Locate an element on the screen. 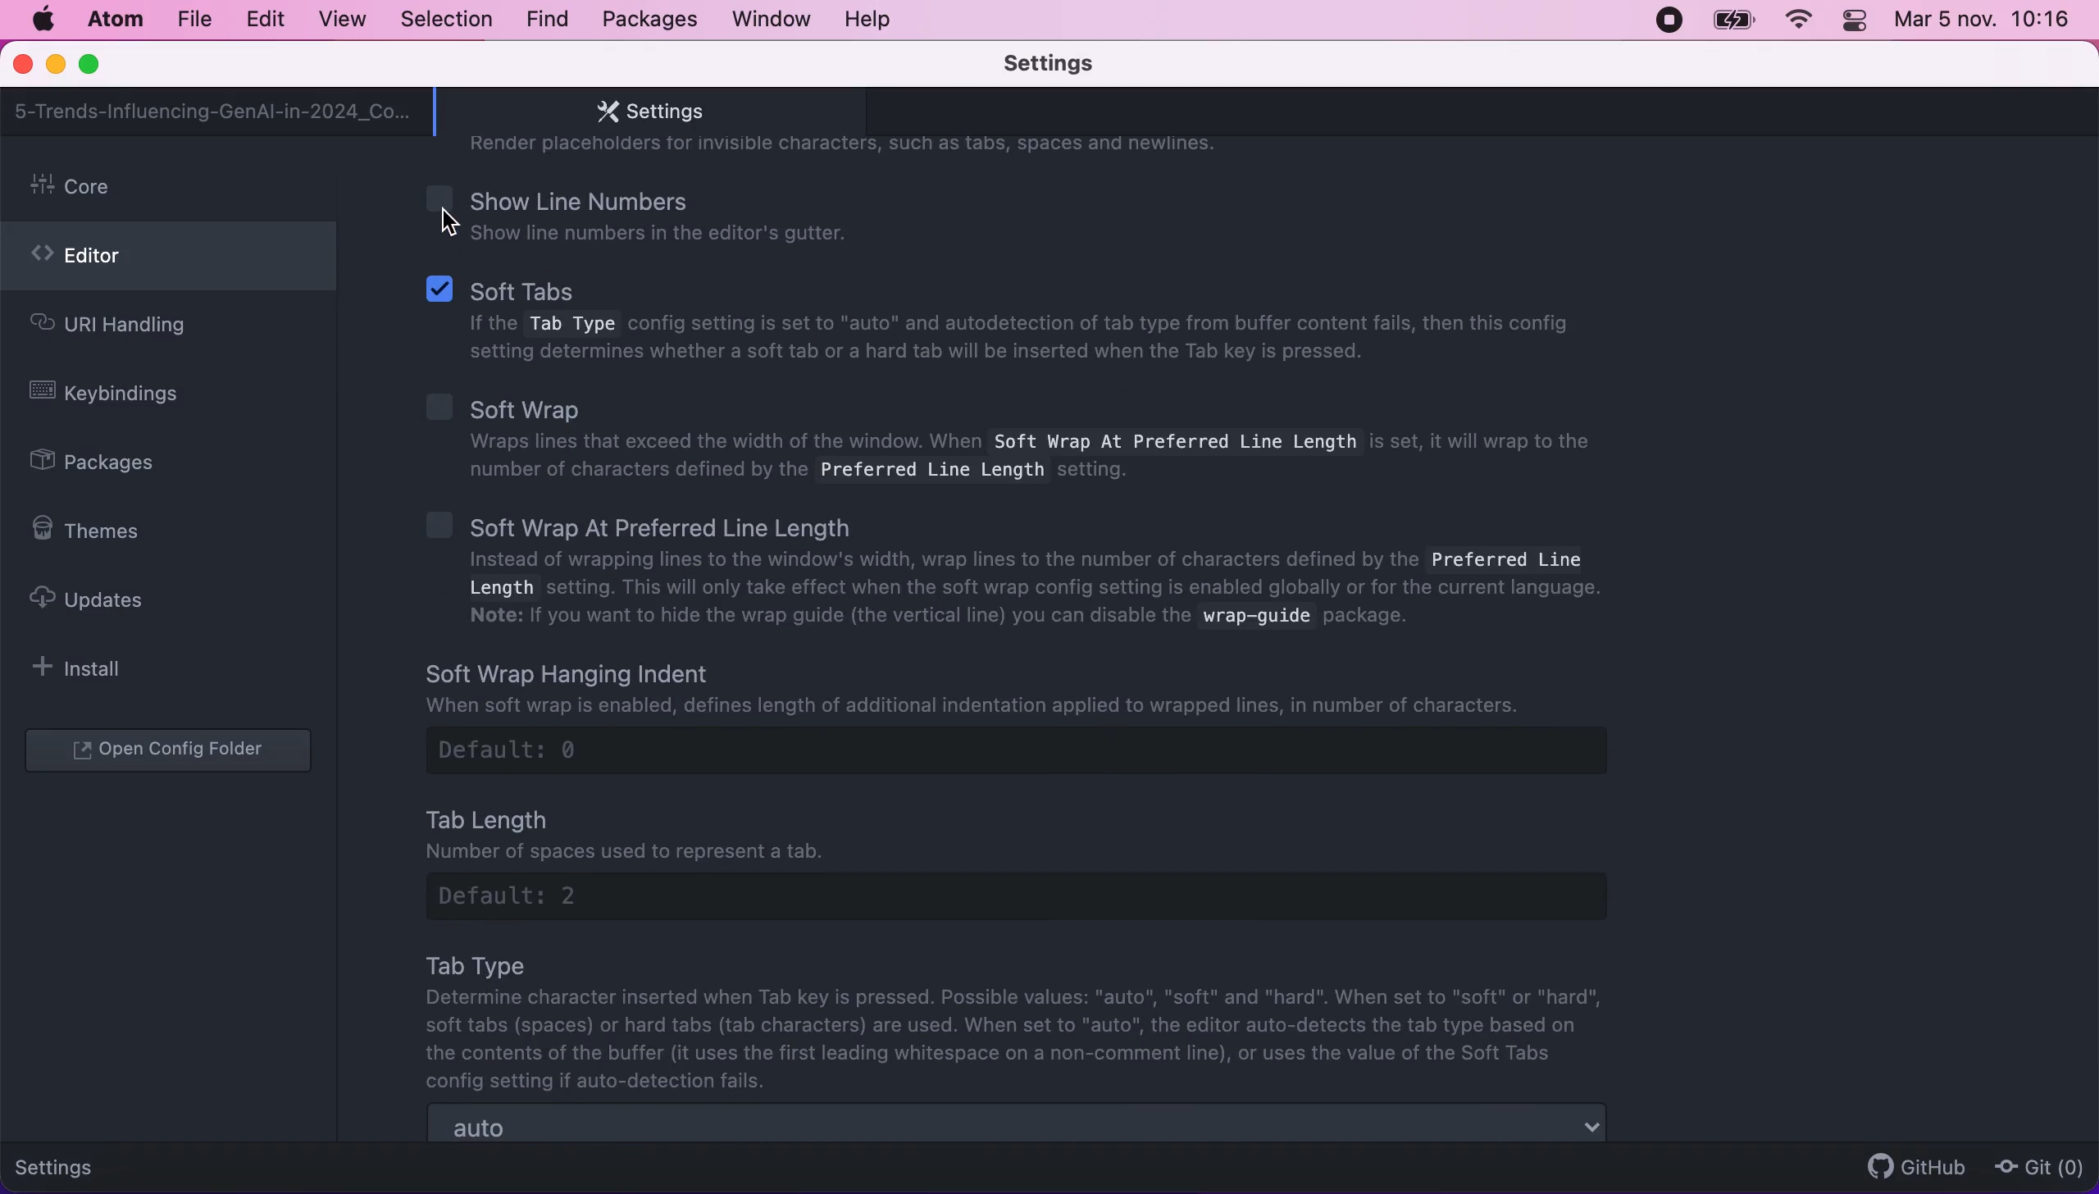  github is located at coordinates (1909, 1166).